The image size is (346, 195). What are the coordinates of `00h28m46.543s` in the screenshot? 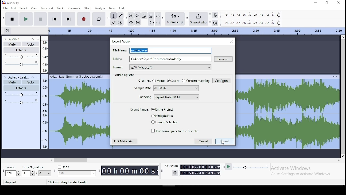 It's located at (200, 173).